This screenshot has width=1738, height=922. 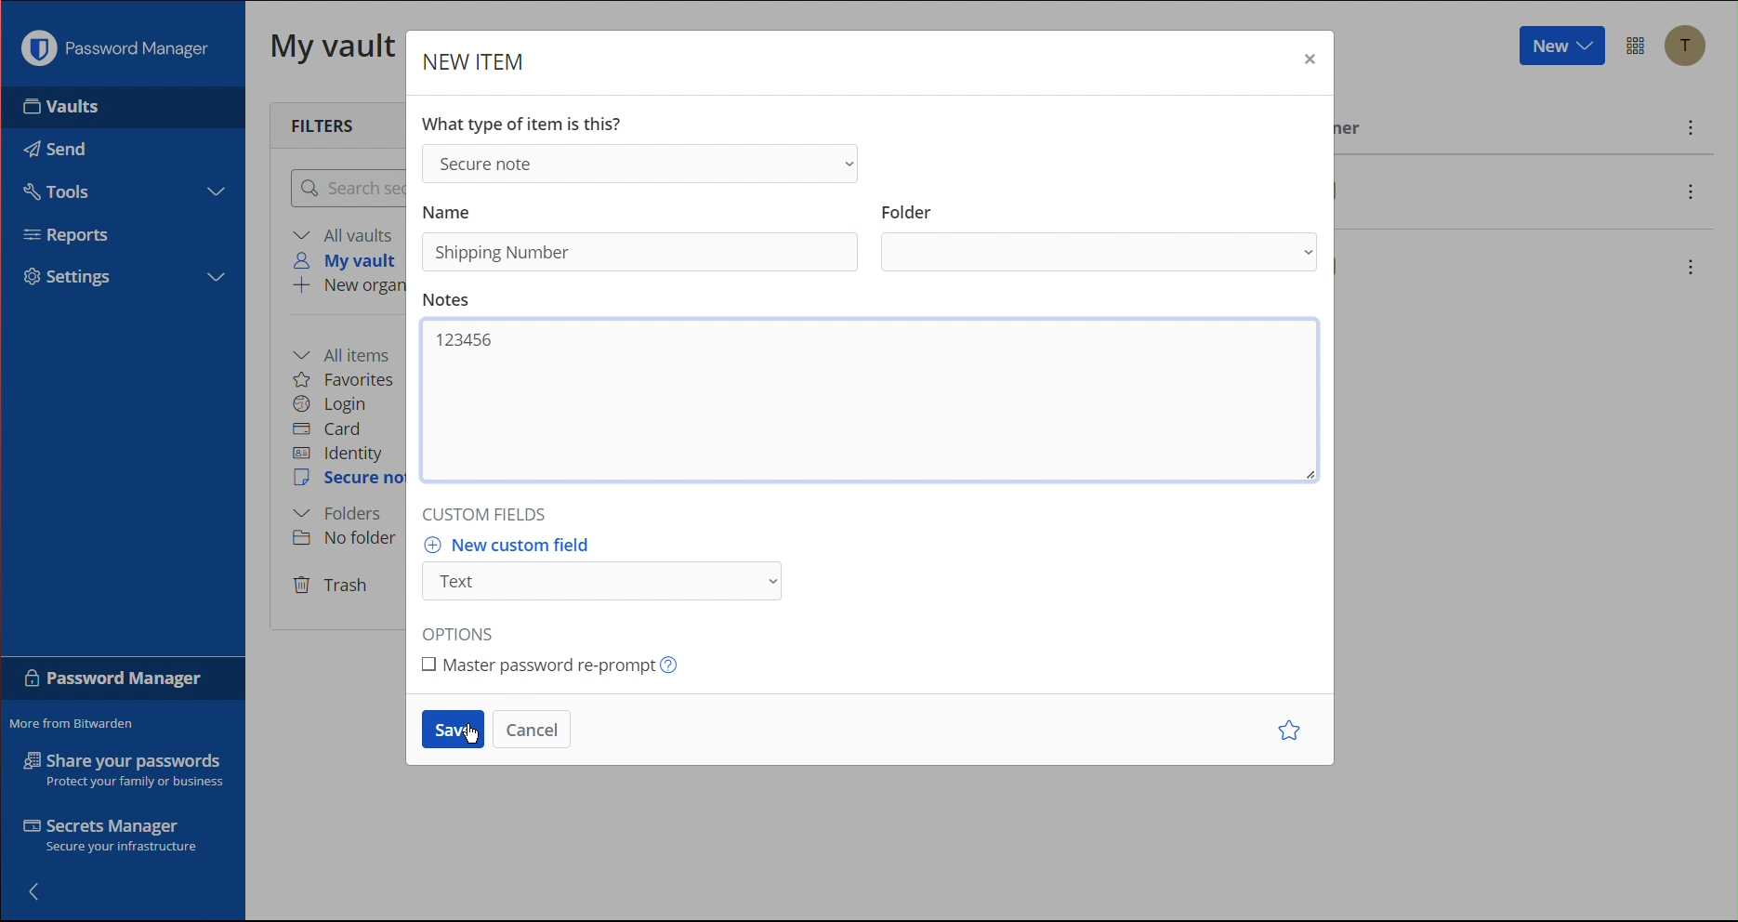 What do you see at coordinates (337, 428) in the screenshot?
I see `Card` at bounding box center [337, 428].